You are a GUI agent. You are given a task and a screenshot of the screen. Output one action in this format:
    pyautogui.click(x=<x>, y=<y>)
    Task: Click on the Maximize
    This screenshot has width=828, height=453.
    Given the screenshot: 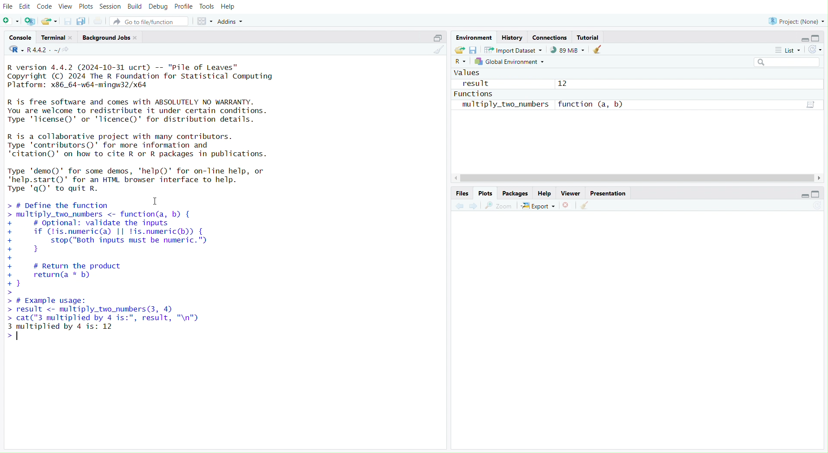 What is the action you would take?
    pyautogui.click(x=817, y=38)
    